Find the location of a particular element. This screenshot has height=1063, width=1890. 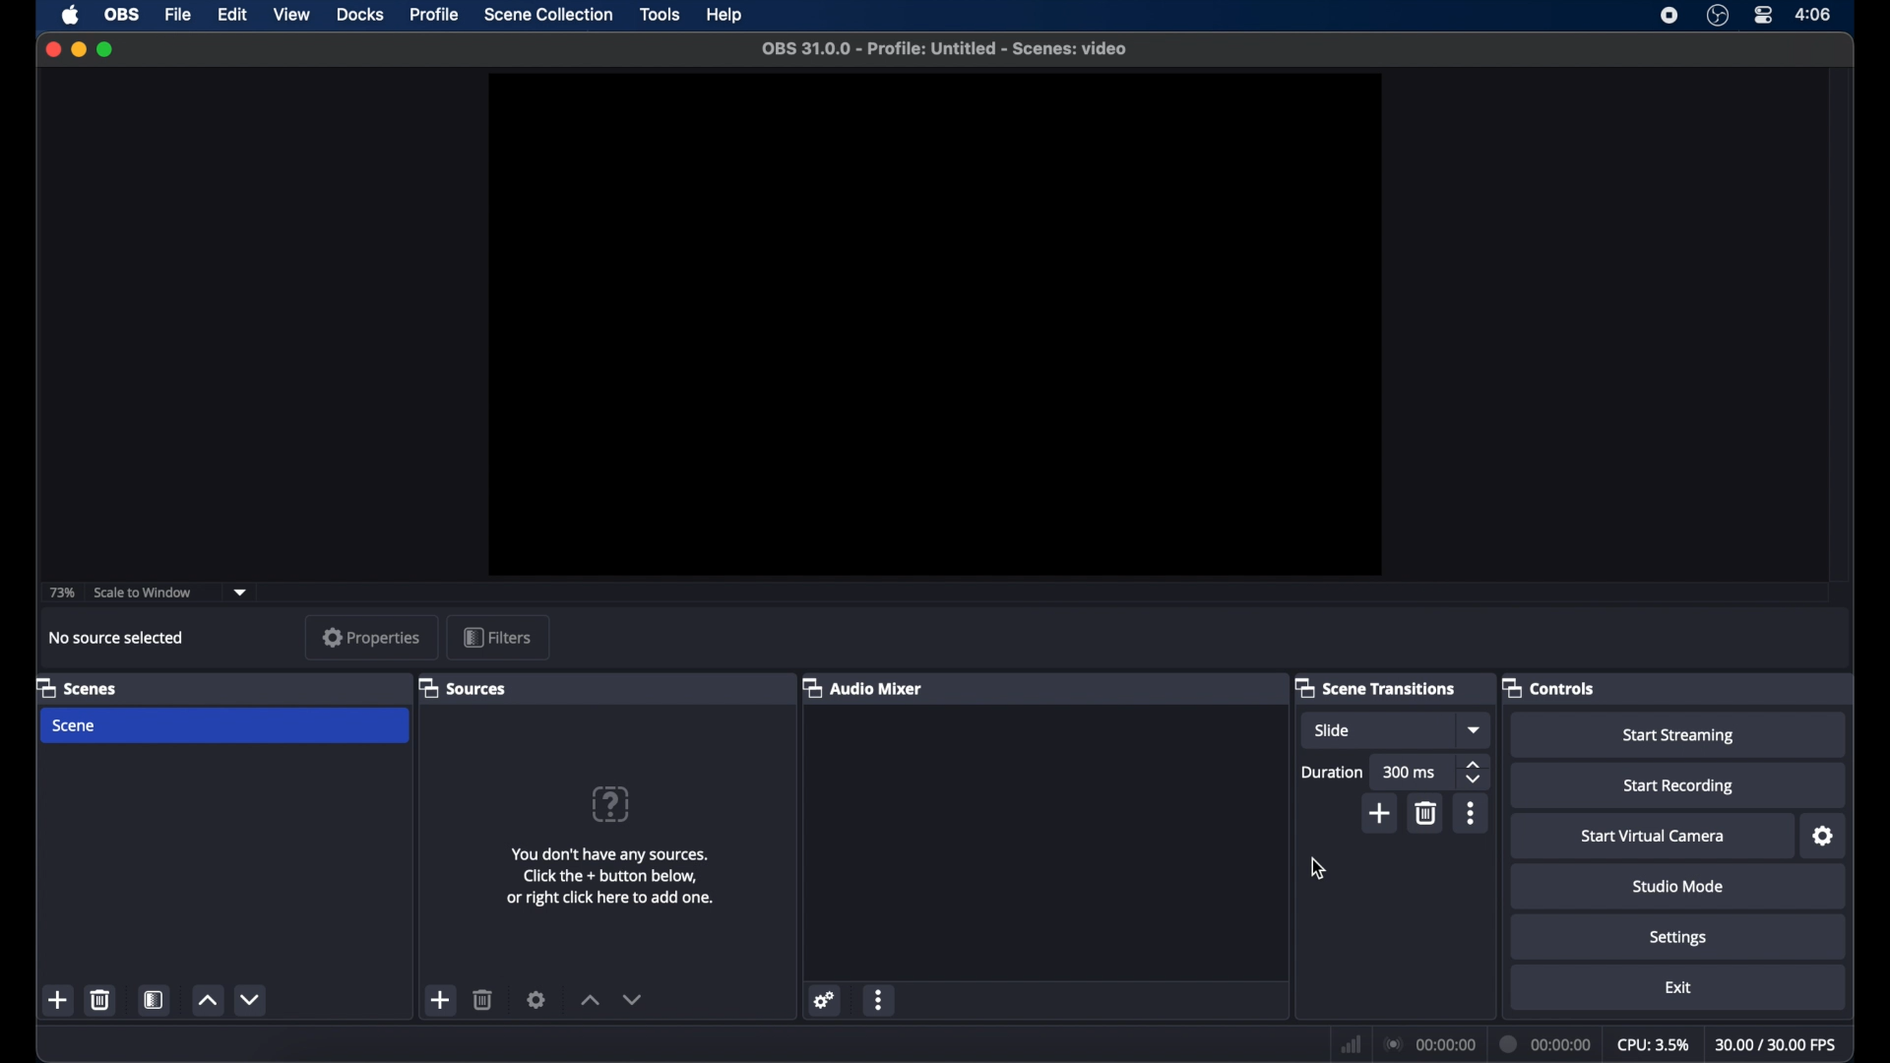

slide is located at coordinates (1333, 731).